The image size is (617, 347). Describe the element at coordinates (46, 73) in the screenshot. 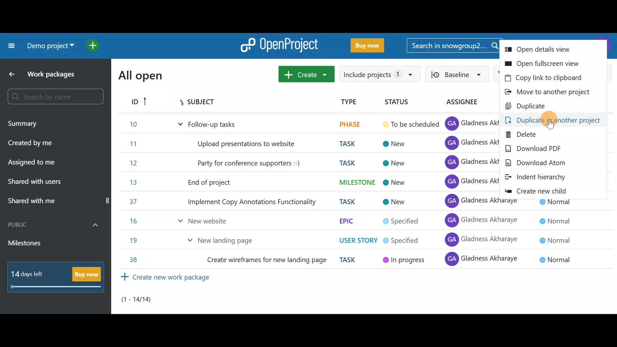

I see `Work packages` at that location.